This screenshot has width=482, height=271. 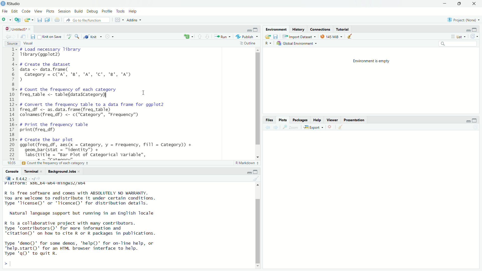 I want to click on open, so click(x=268, y=37).